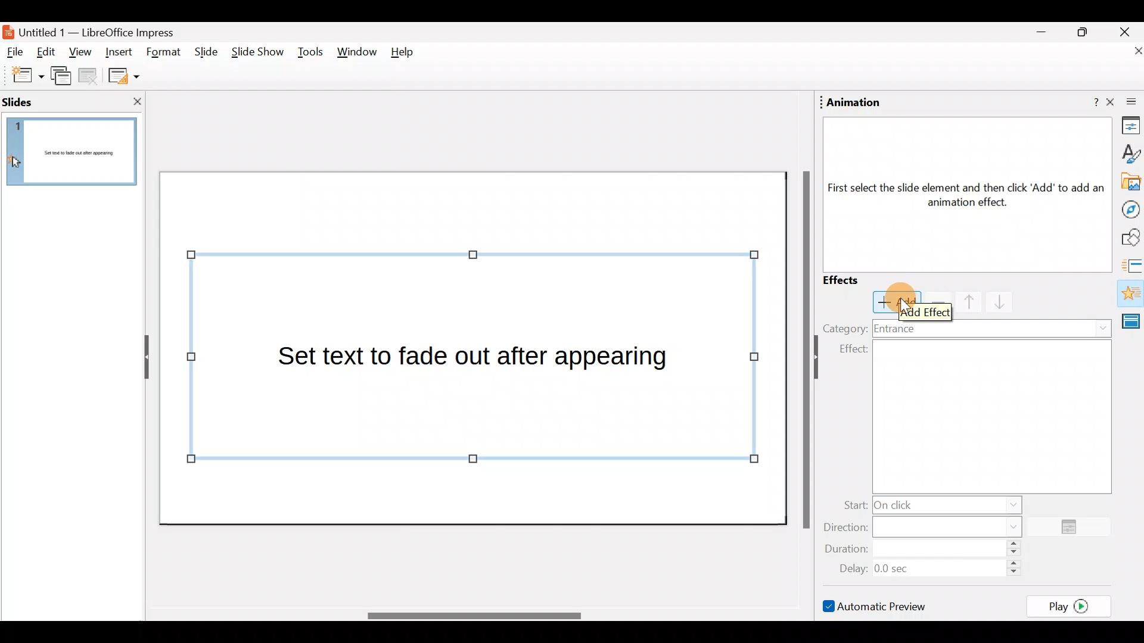 The width and height of the screenshot is (1144, 643). What do you see at coordinates (973, 416) in the screenshot?
I see `Effect` at bounding box center [973, 416].